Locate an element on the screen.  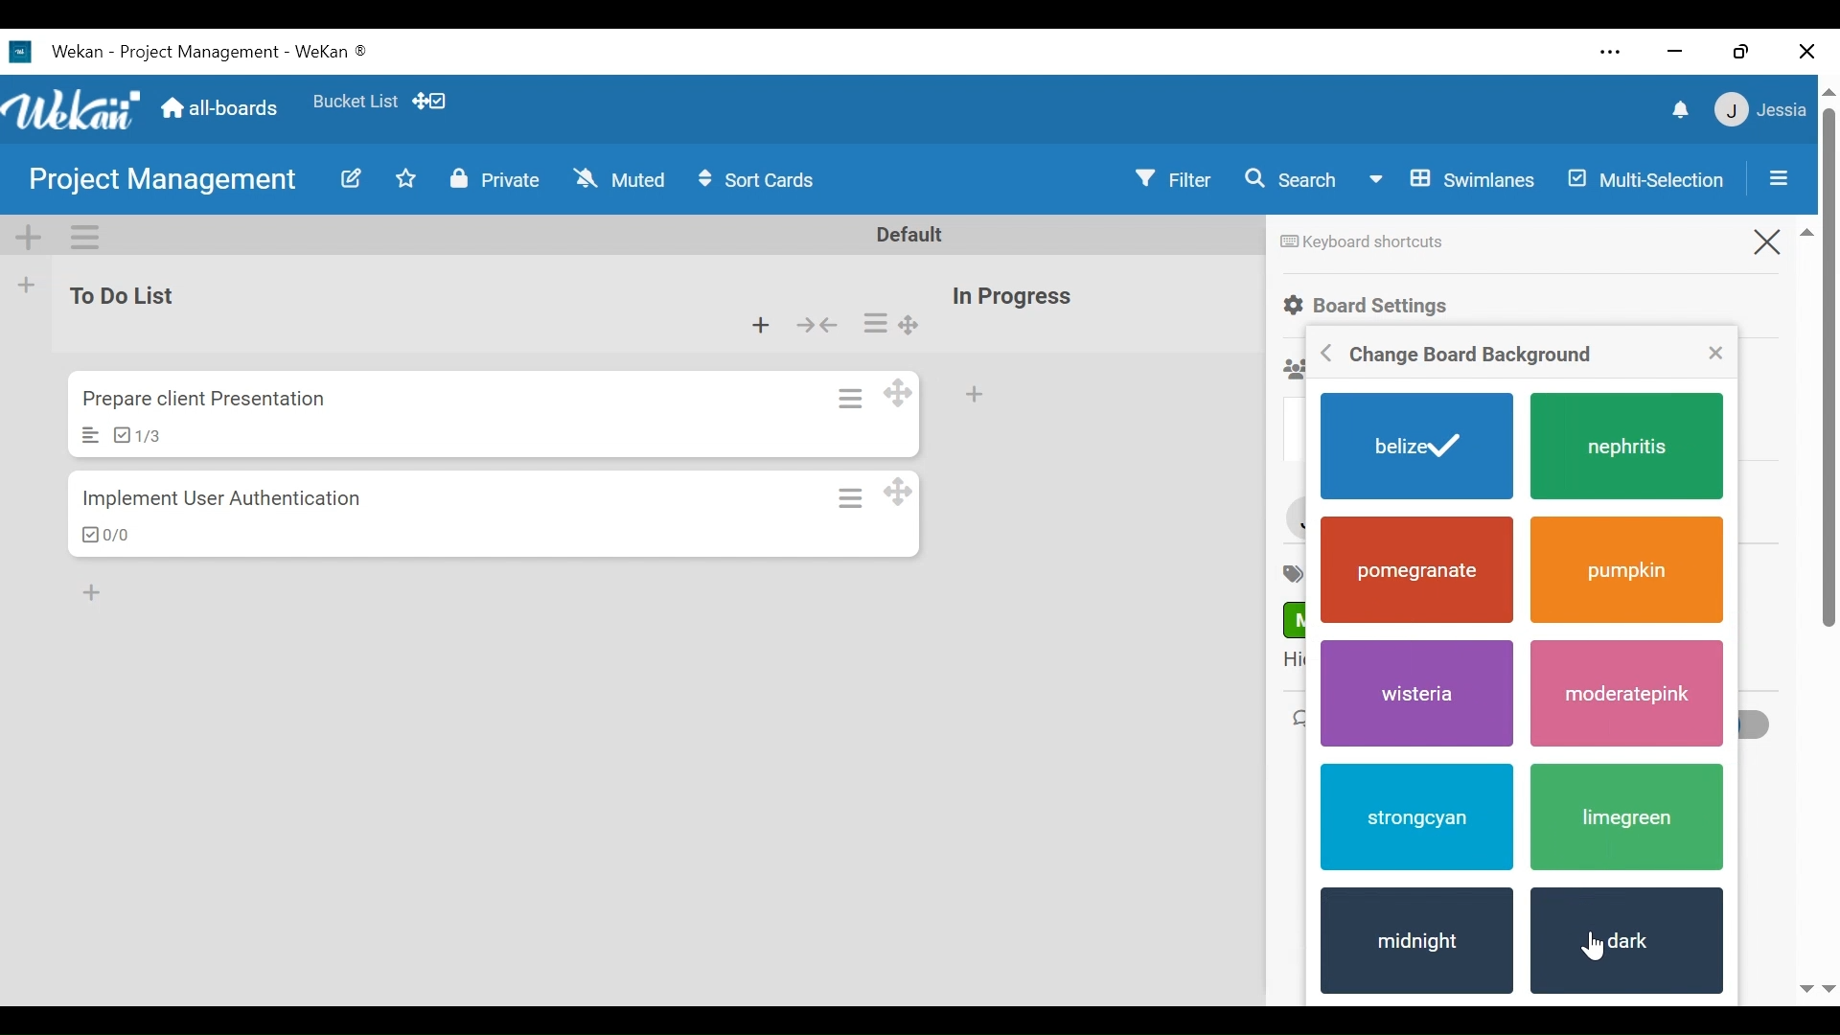
limegreen is located at coordinates (1621, 820).